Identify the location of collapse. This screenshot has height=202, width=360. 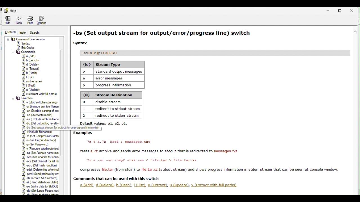
(13, 52).